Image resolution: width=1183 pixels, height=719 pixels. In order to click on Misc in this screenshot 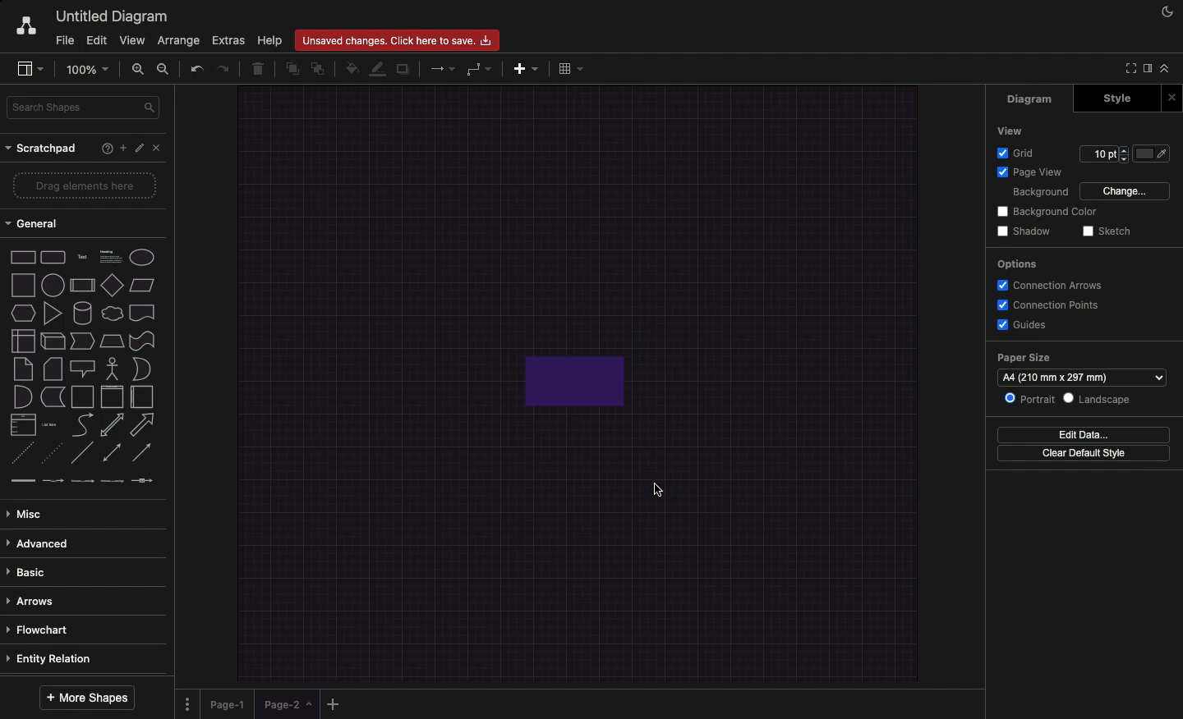, I will do `click(29, 510)`.